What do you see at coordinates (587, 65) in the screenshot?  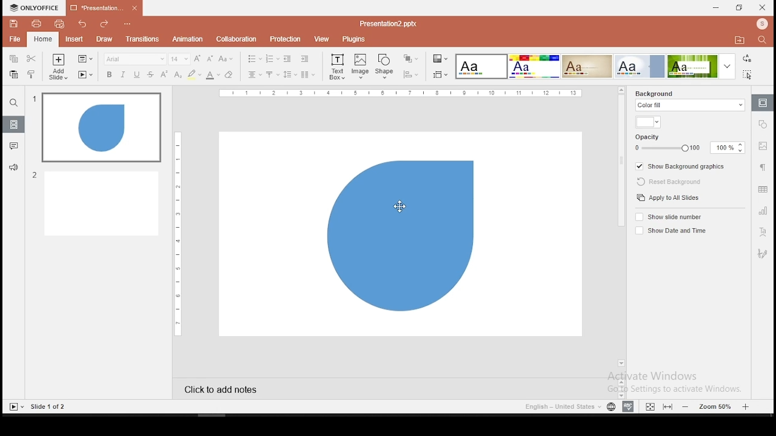 I see `theme` at bounding box center [587, 65].